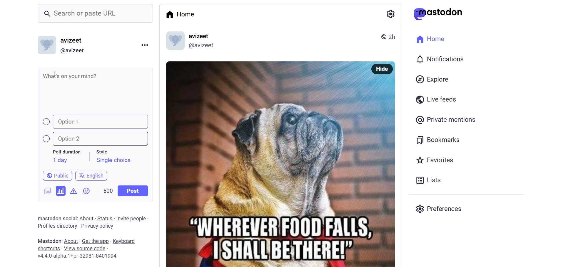 The height and width of the screenshot is (267, 561). What do you see at coordinates (262, 161) in the screenshot?
I see `post image` at bounding box center [262, 161].